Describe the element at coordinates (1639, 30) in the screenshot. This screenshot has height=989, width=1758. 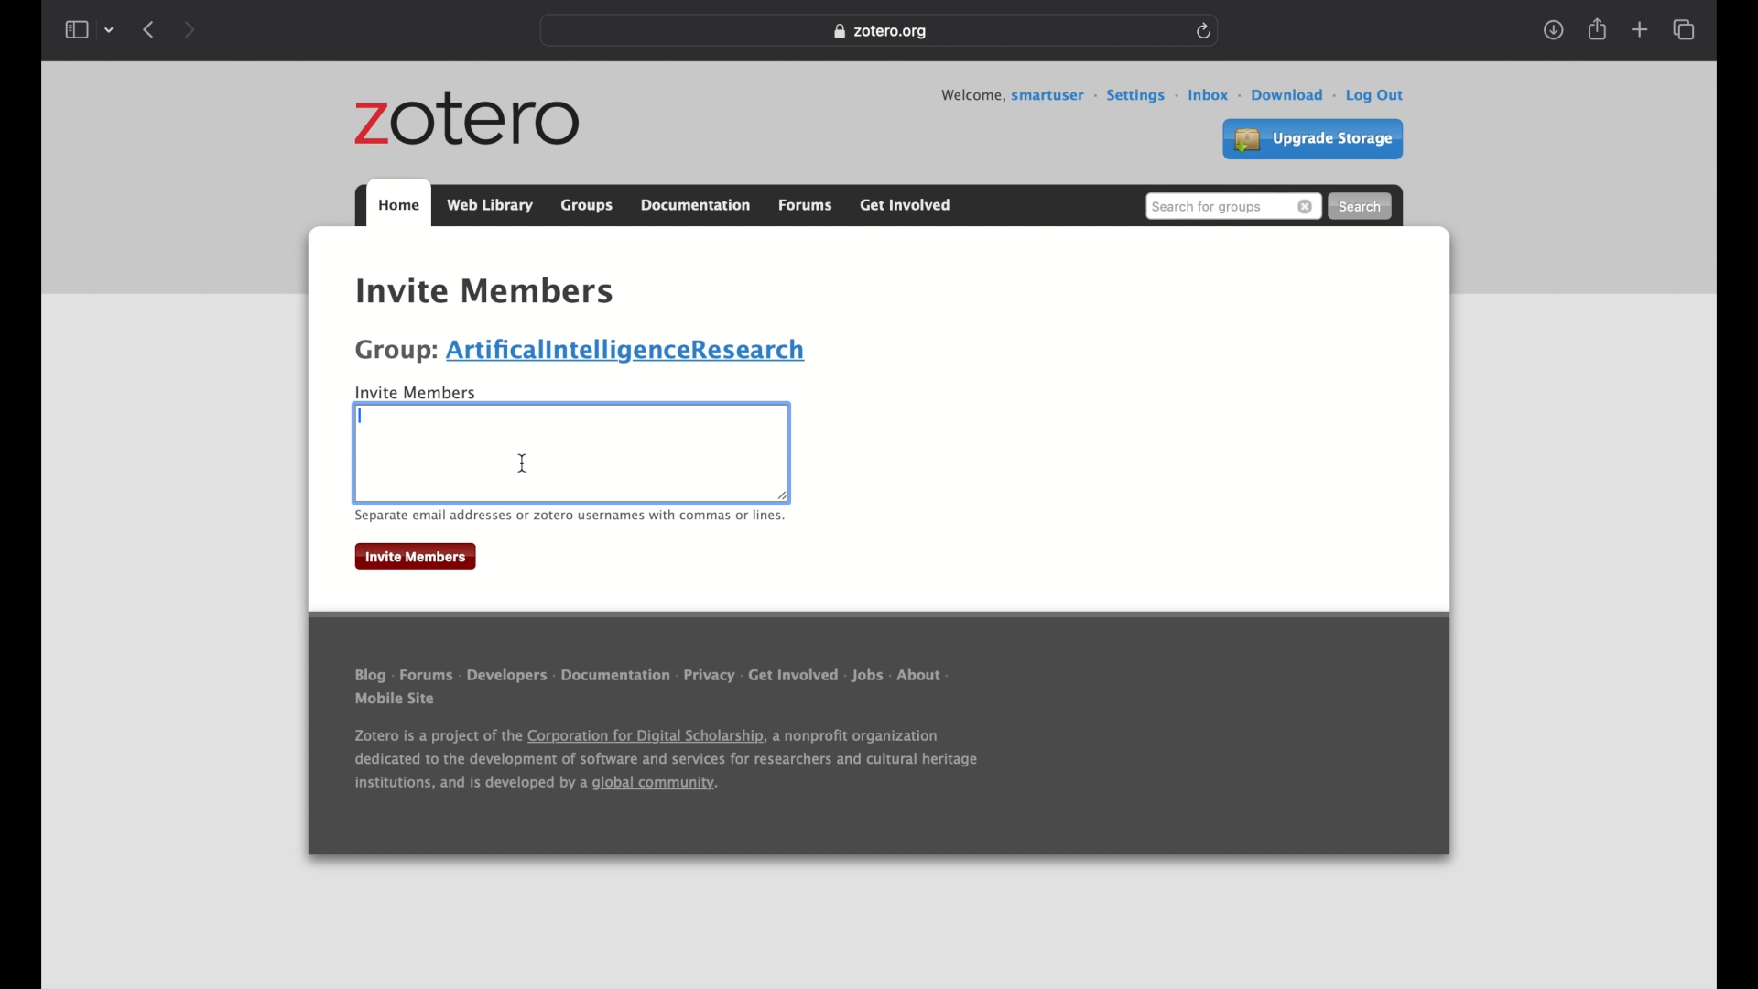
I see `new tab` at that location.